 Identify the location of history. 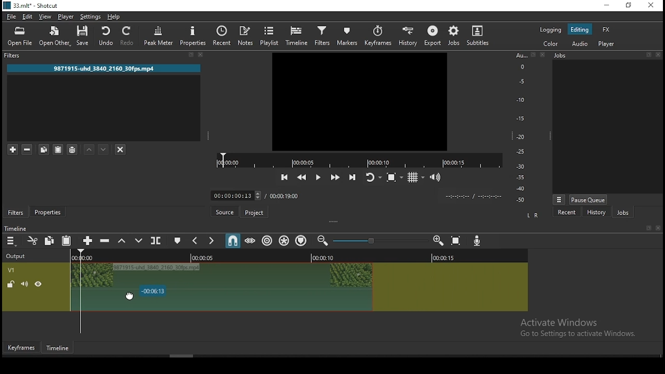
(595, 212).